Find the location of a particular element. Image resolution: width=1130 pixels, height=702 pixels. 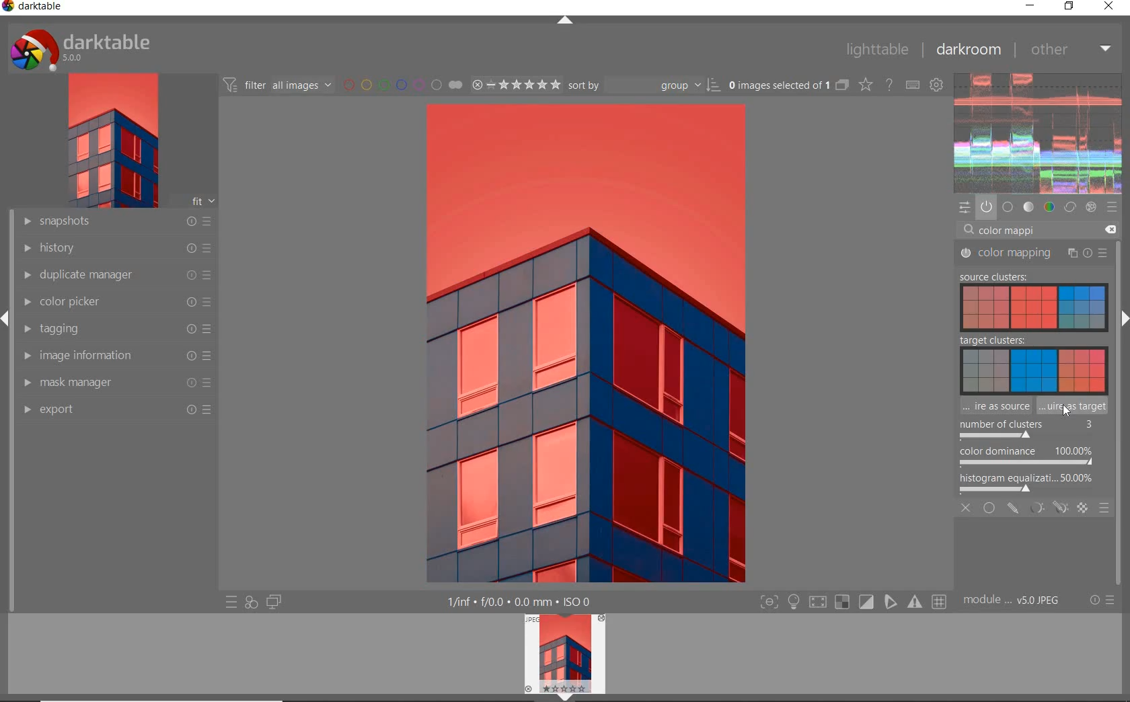

as source is located at coordinates (989, 407).